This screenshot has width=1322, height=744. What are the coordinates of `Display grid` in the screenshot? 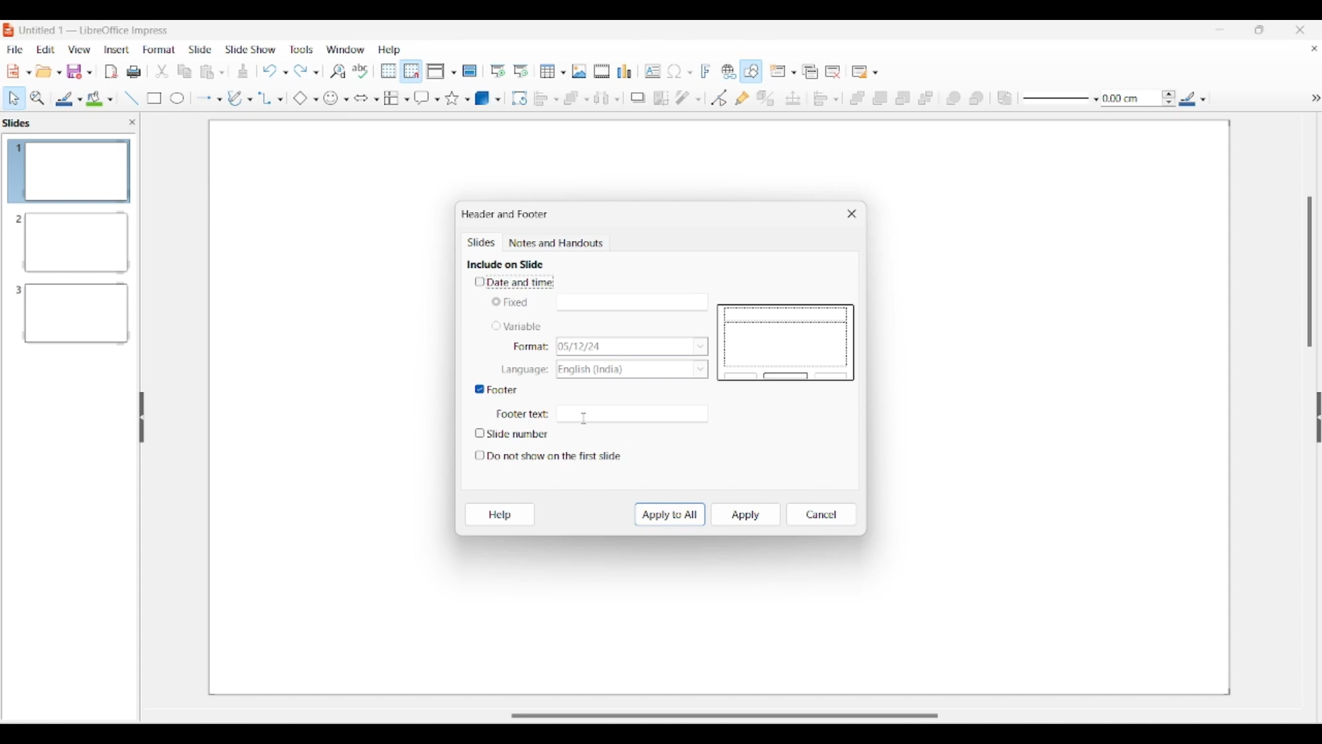 It's located at (389, 71).